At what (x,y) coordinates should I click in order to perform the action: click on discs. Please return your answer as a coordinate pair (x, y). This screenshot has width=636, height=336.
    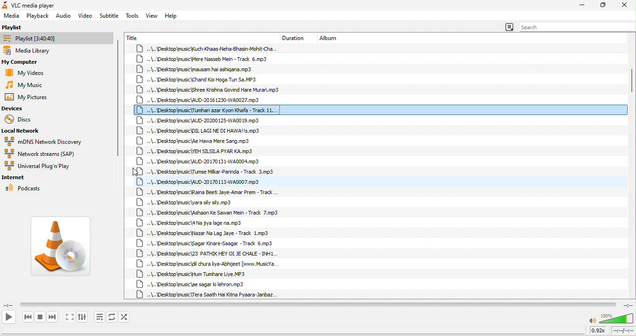
    Looking at the image, I should click on (26, 119).